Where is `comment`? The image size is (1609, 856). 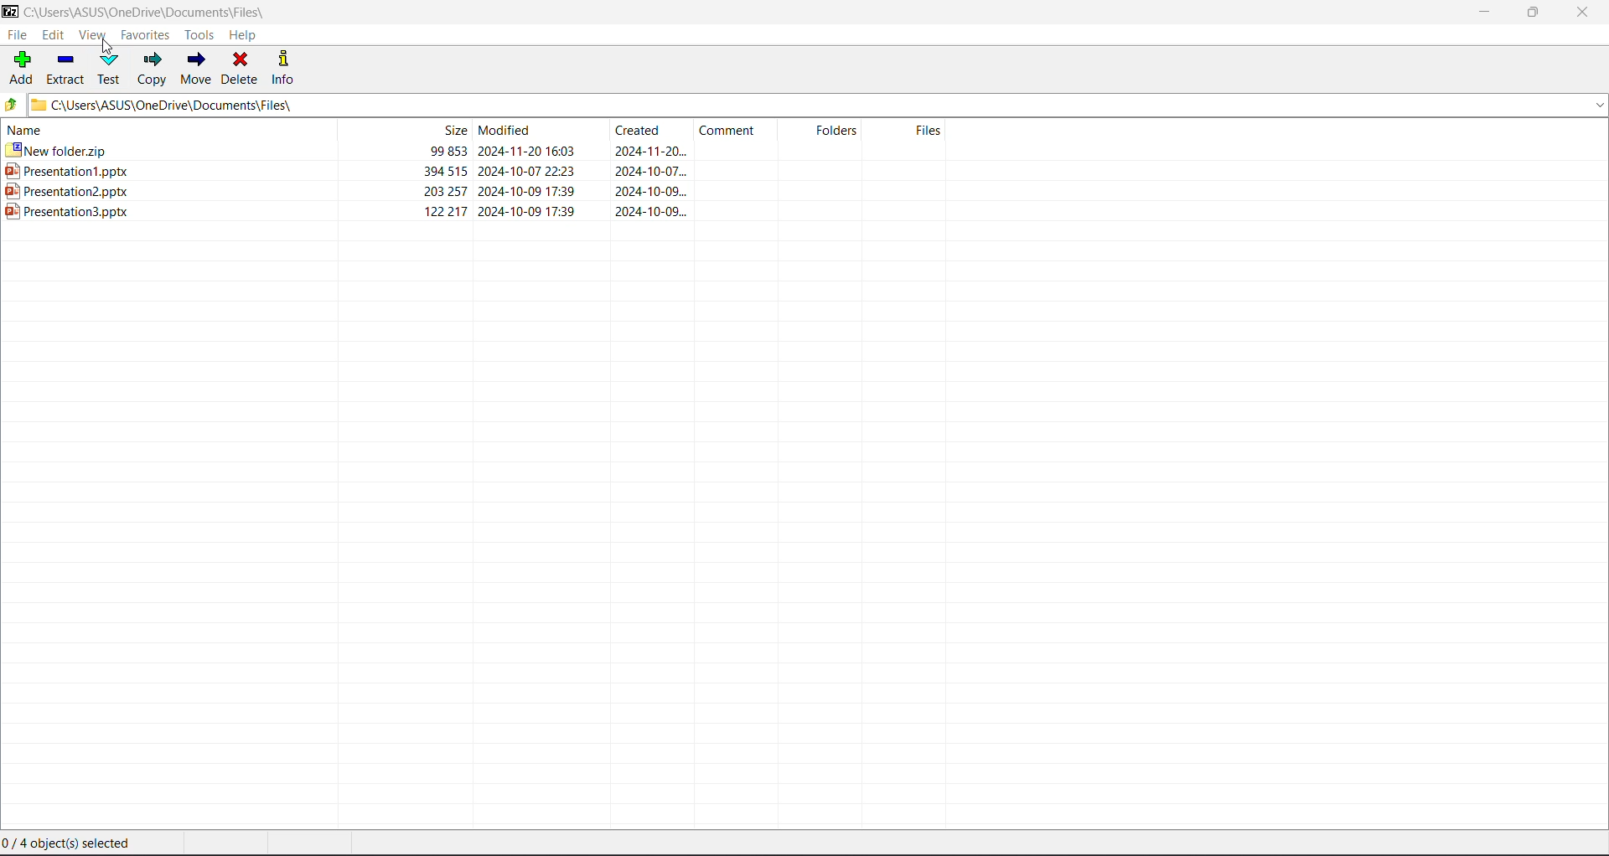 comment is located at coordinates (732, 128).